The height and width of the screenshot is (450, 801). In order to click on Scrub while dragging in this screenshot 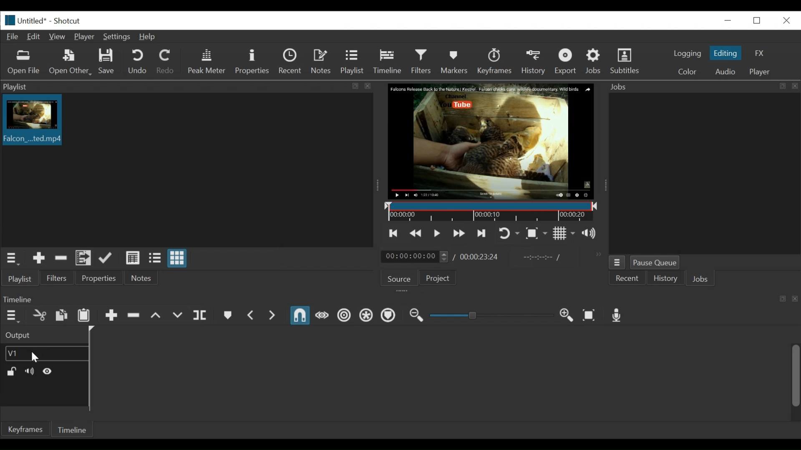, I will do `click(323, 316)`.